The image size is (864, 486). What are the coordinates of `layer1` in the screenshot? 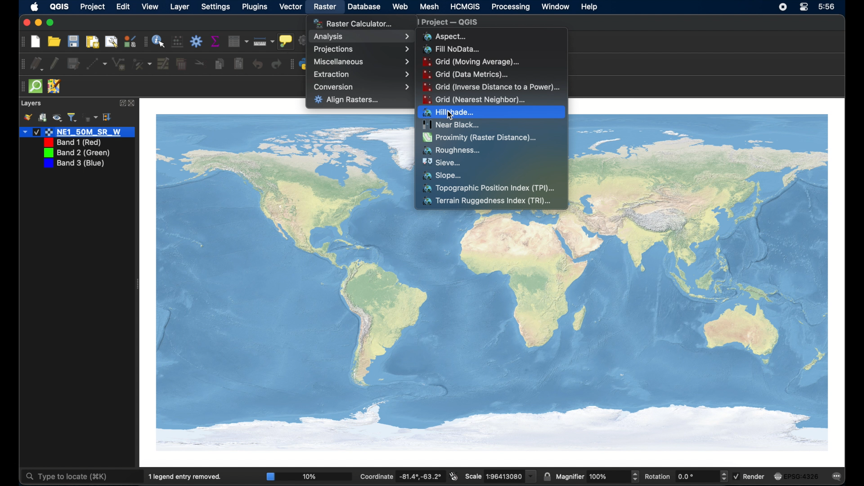 It's located at (77, 132).